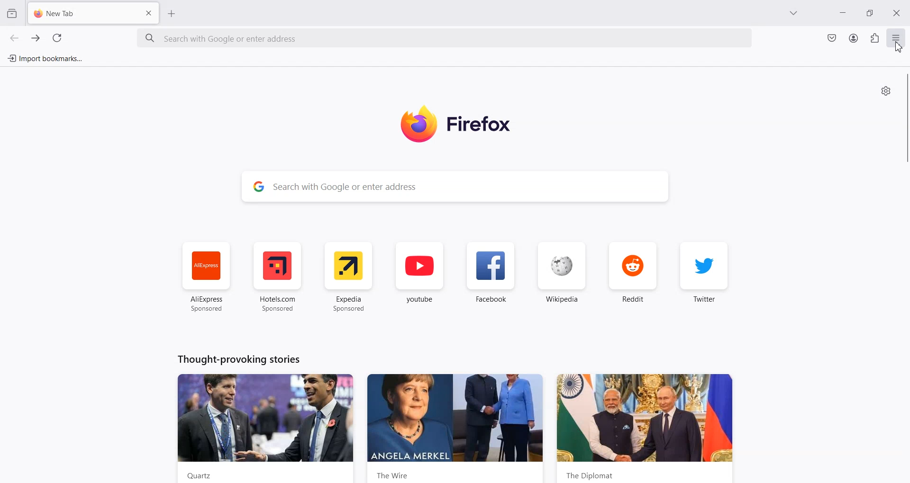  I want to click on Account, so click(854, 38).